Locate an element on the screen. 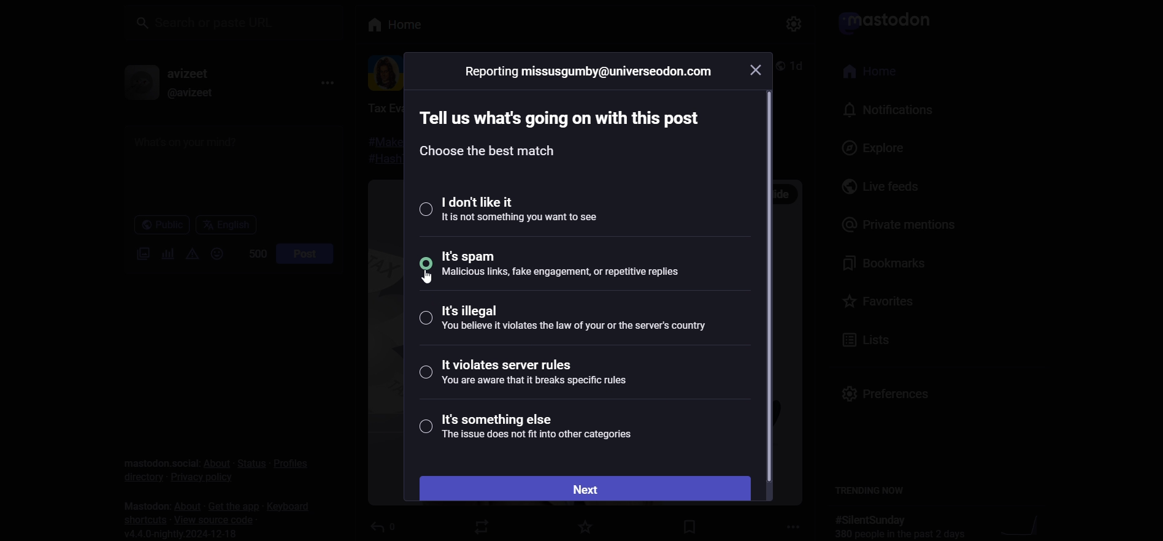 This screenshot has width=1163, height=541. something else is located at coordinates (527, 430).